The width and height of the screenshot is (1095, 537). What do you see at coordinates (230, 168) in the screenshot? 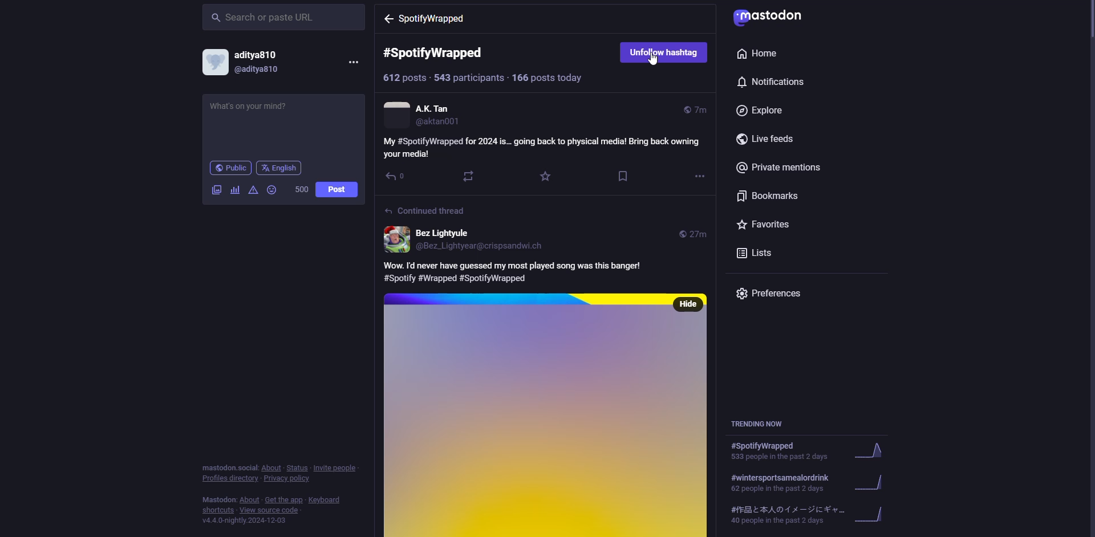
I see `public` at bounding box center [230, 168].